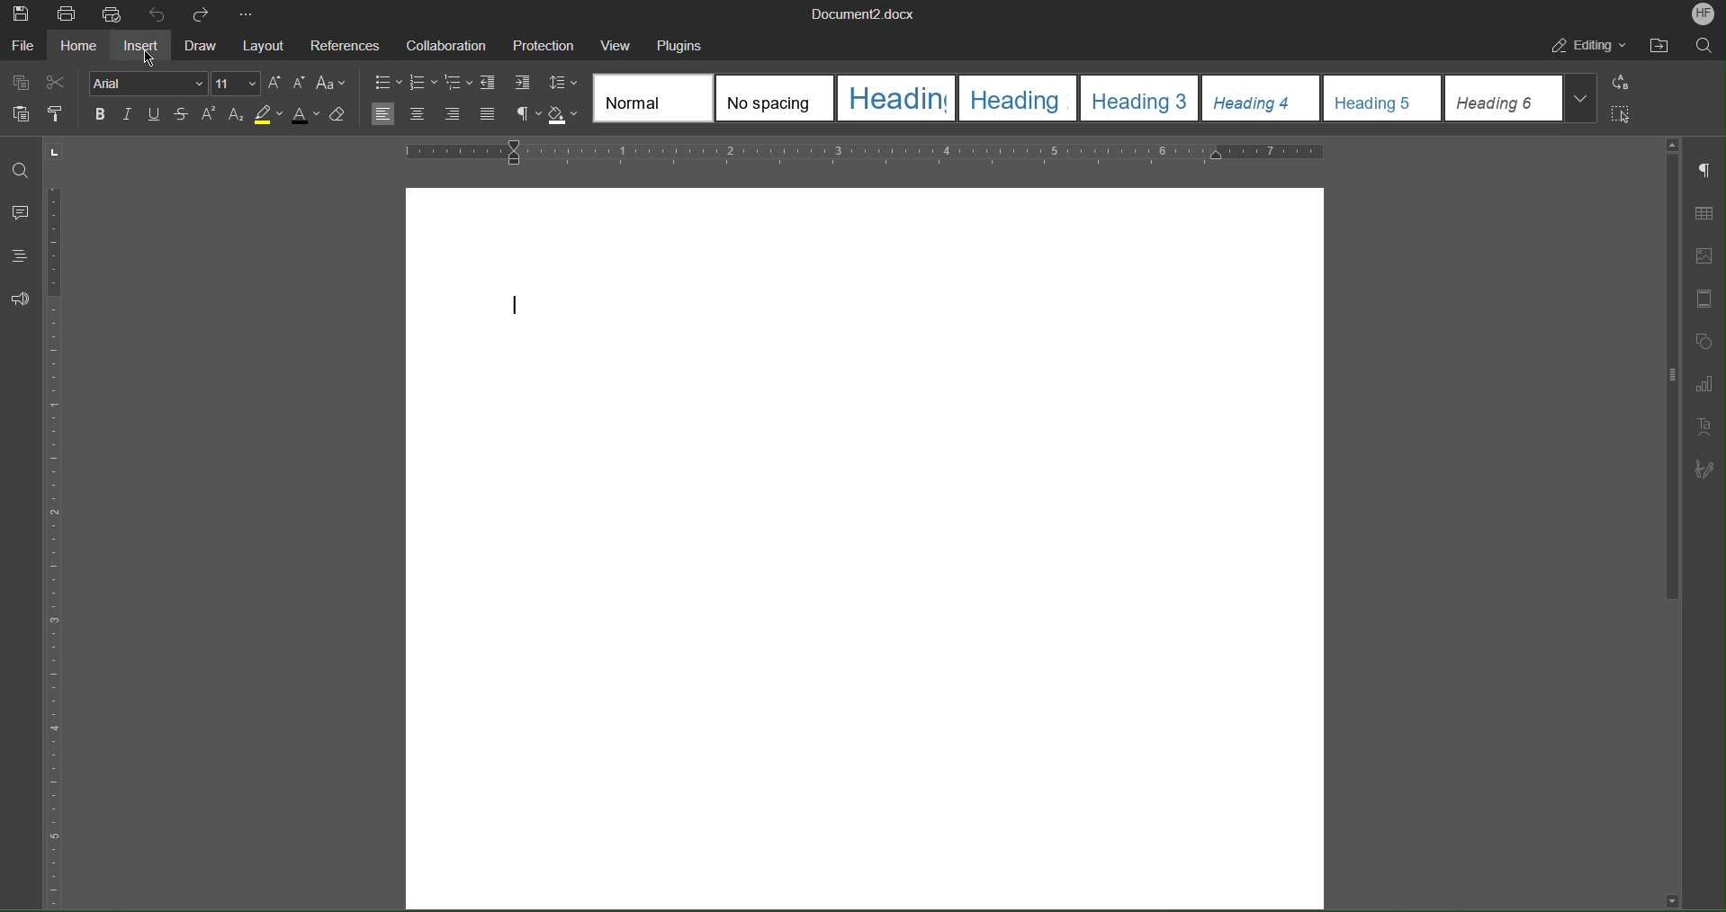  What do you see at coordinates (196, 13) in the screenshot?
I see `Redo` at bounding box center [196, 13].